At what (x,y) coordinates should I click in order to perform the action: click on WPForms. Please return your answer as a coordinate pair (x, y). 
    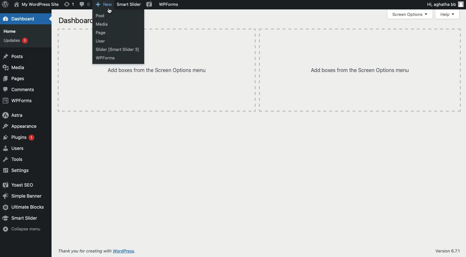
    Looking at the image, I should click on (105, 58).